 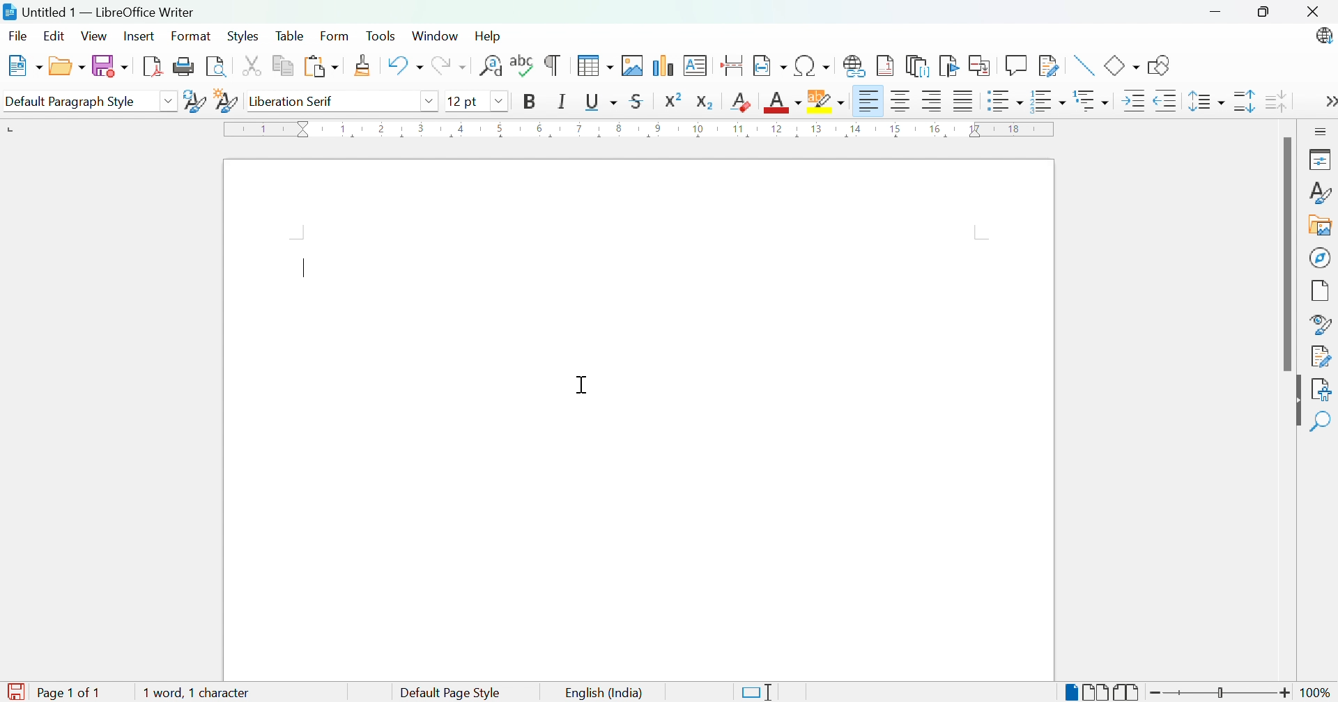 What do you see at coordinates (1163, 66) in the screenshot?
I see `Show draw functions` at bounding box center [1163, 66].